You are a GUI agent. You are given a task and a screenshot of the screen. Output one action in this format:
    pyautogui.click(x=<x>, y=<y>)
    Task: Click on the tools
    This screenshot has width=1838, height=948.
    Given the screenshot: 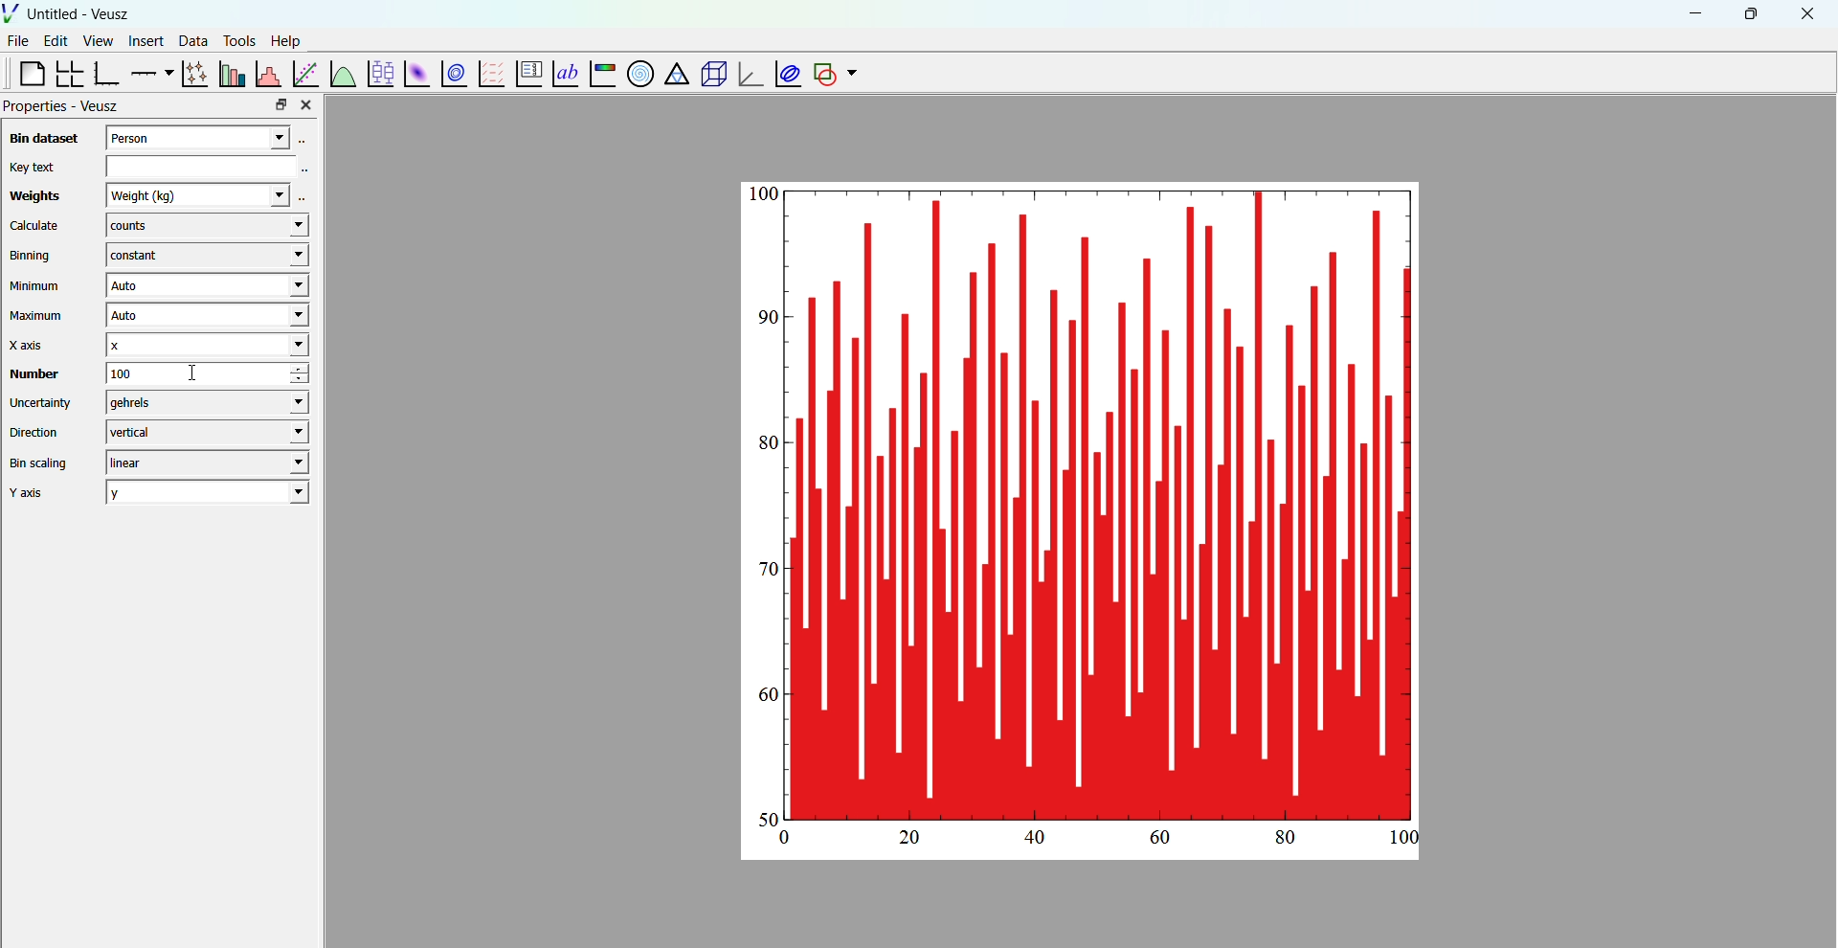 What is the action you would take?
    pyautogui.click(x=236, y=40)
    